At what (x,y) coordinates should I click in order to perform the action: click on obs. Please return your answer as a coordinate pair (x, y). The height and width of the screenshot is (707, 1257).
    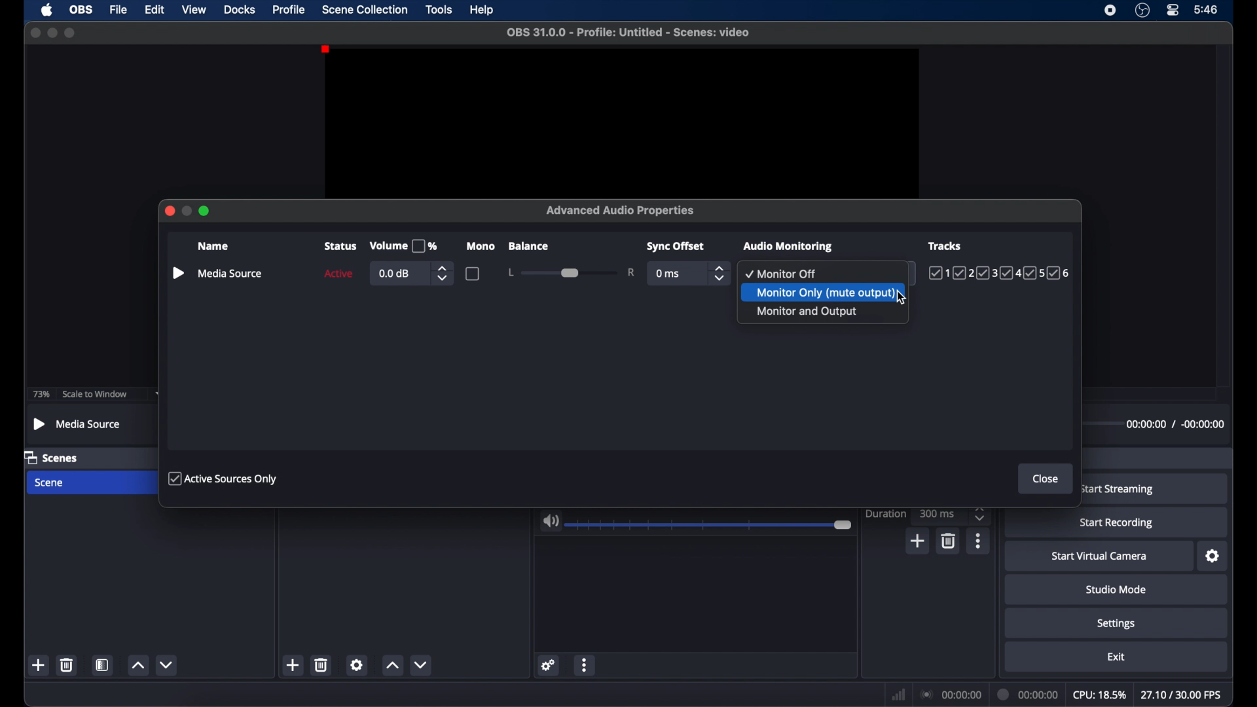
    Looking at the image, I should click on (80, 9).